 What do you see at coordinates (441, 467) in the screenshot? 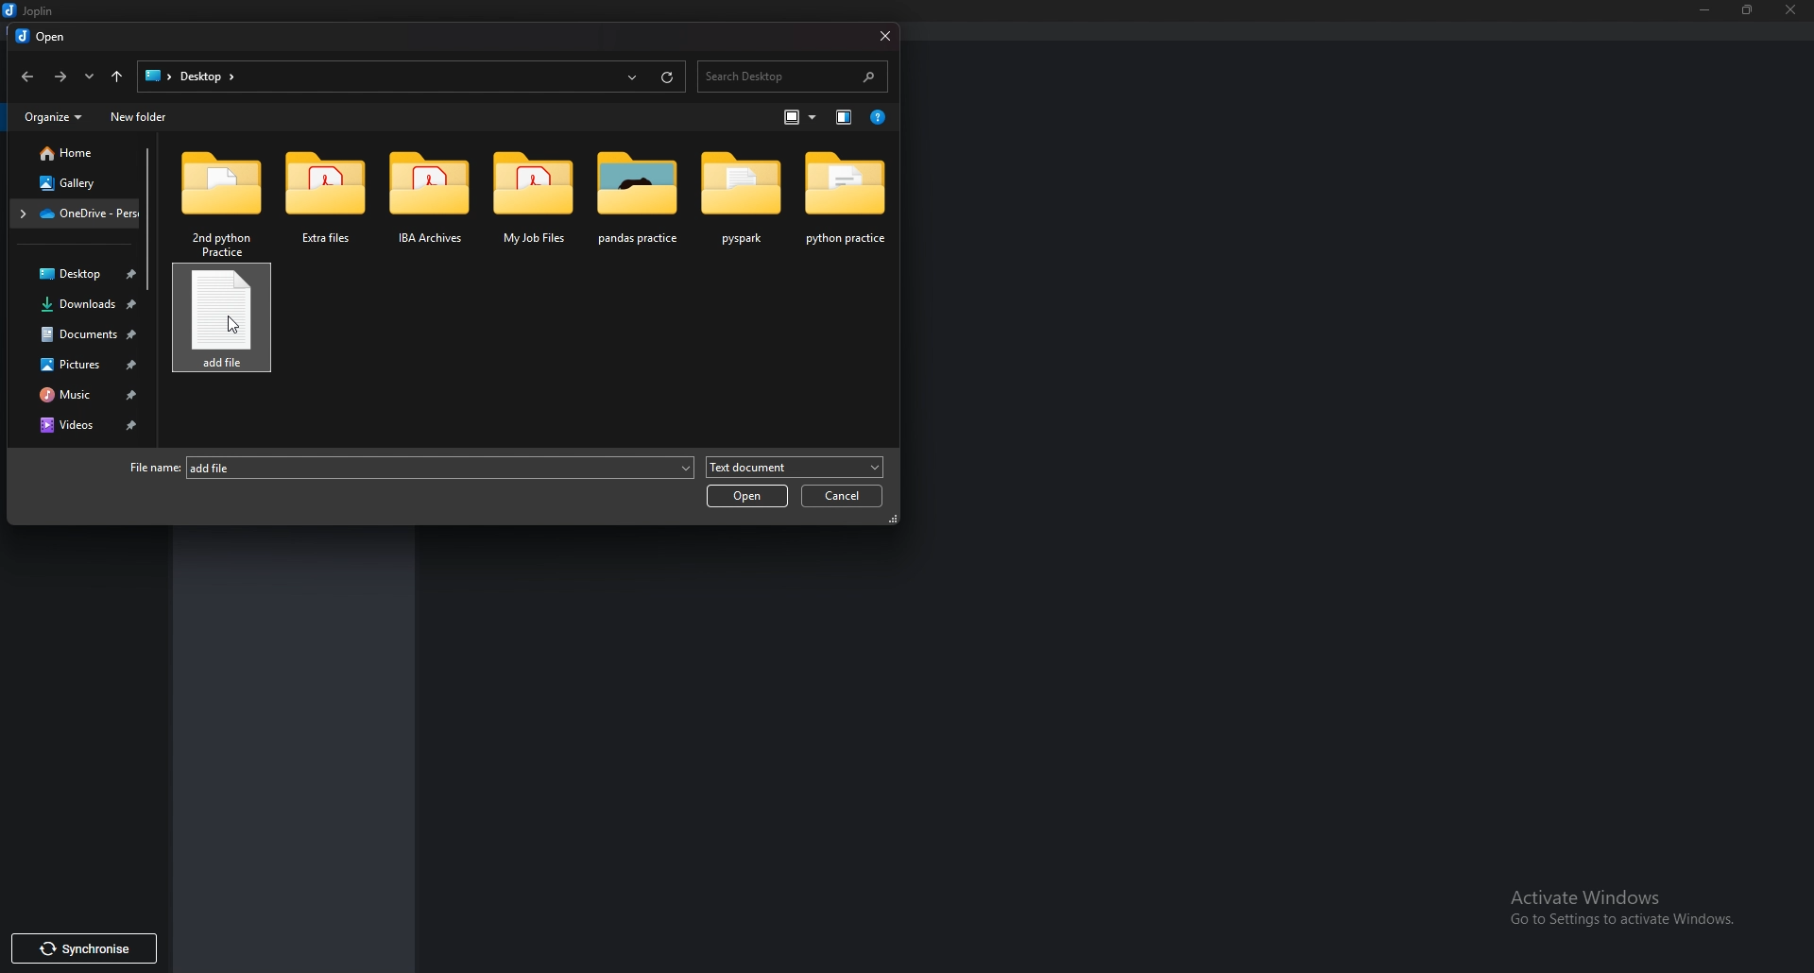
I see `add file` at bounding box center [441, 467].